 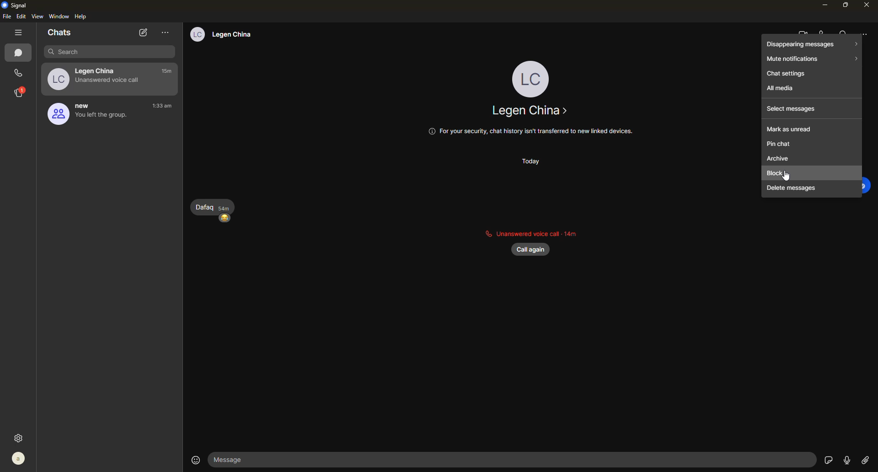 What do you see at coordinates (868, 459) in the screenshot?
I see `Link` at bounding box center [868, 459].